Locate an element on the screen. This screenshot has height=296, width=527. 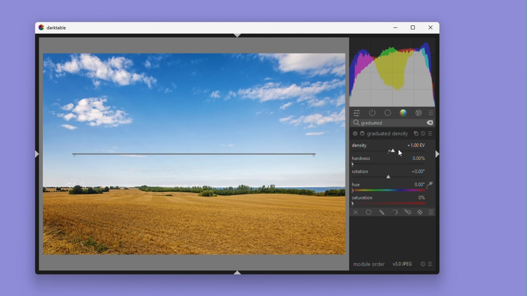
Hardness is located at coordinates (361, 157).